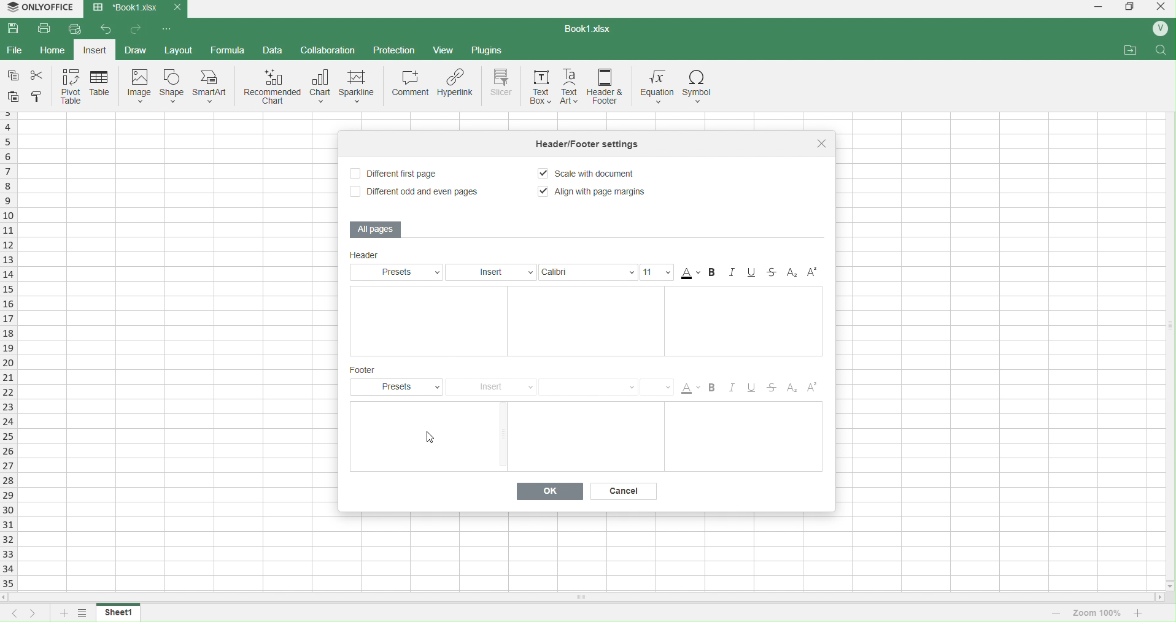 This screenshot has width=1176, height=622. I want to click on Header, so click(392, 256).